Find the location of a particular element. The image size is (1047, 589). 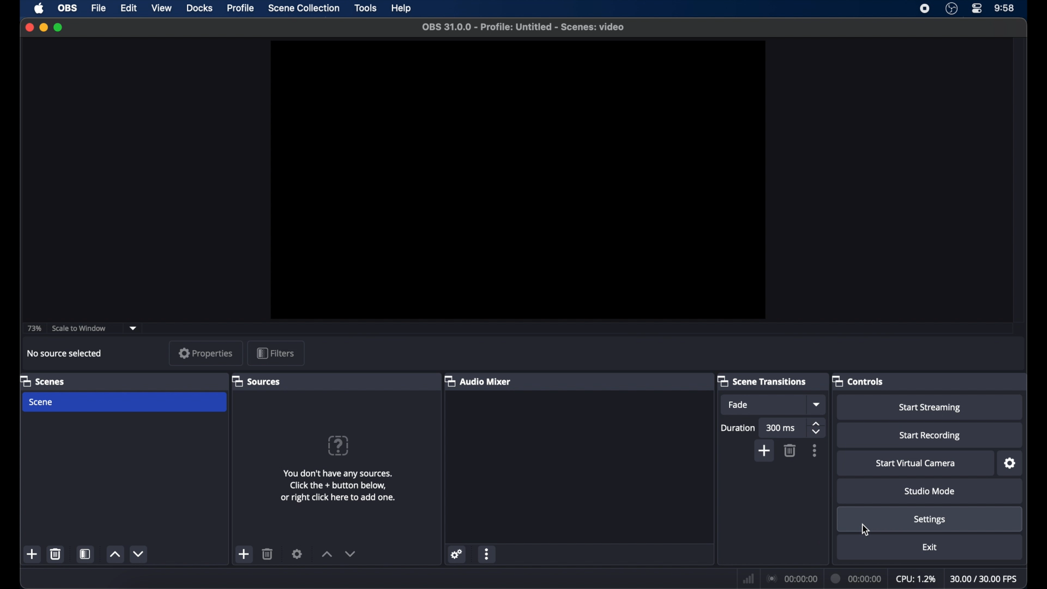

view is located at coordinates (161, 8).